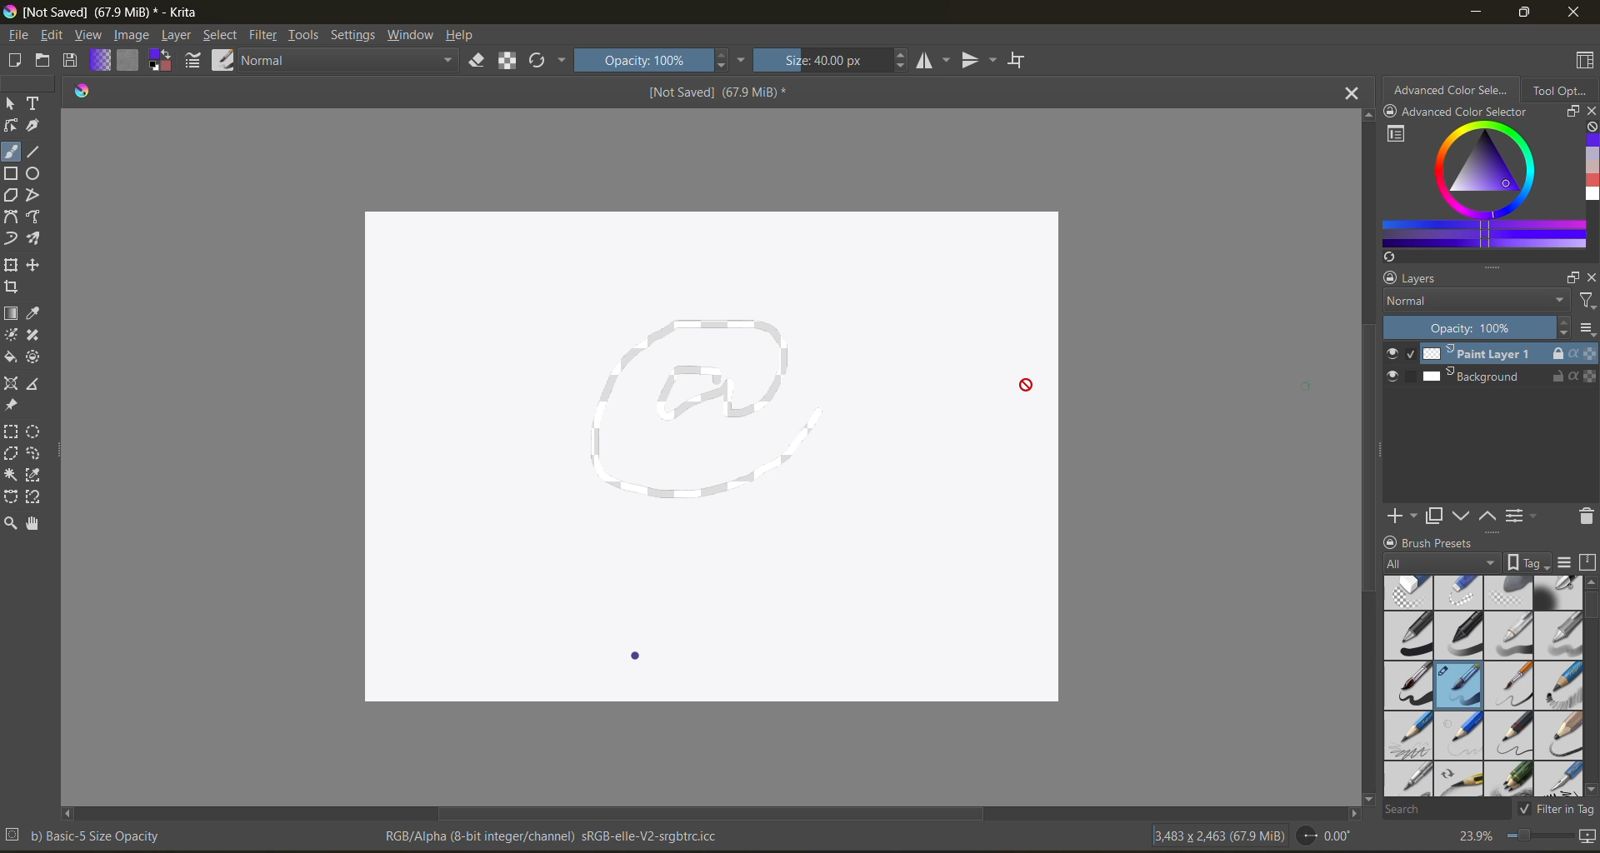  Describe the element at coordinates (932, 59) in the screenshot. I see `flip horizontally` at that location.